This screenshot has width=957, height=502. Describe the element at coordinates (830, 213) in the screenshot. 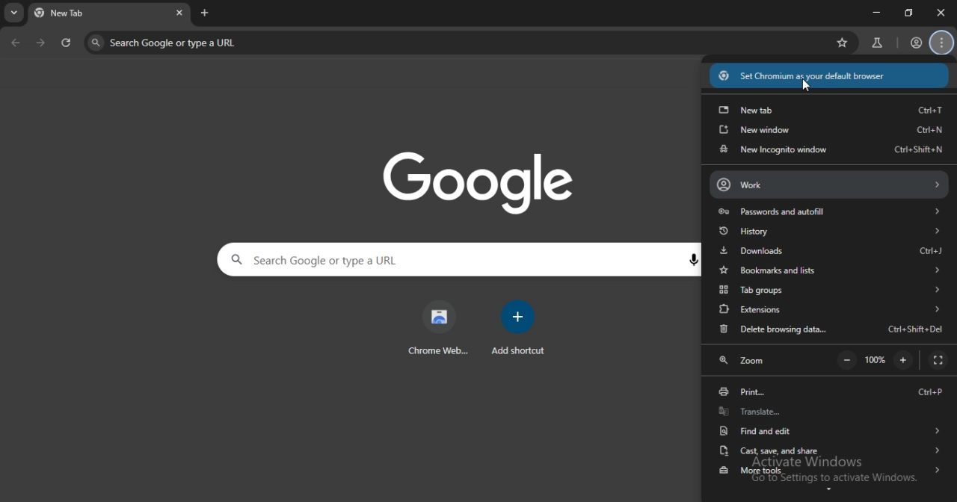

I see `passwords and autofill` at that location.